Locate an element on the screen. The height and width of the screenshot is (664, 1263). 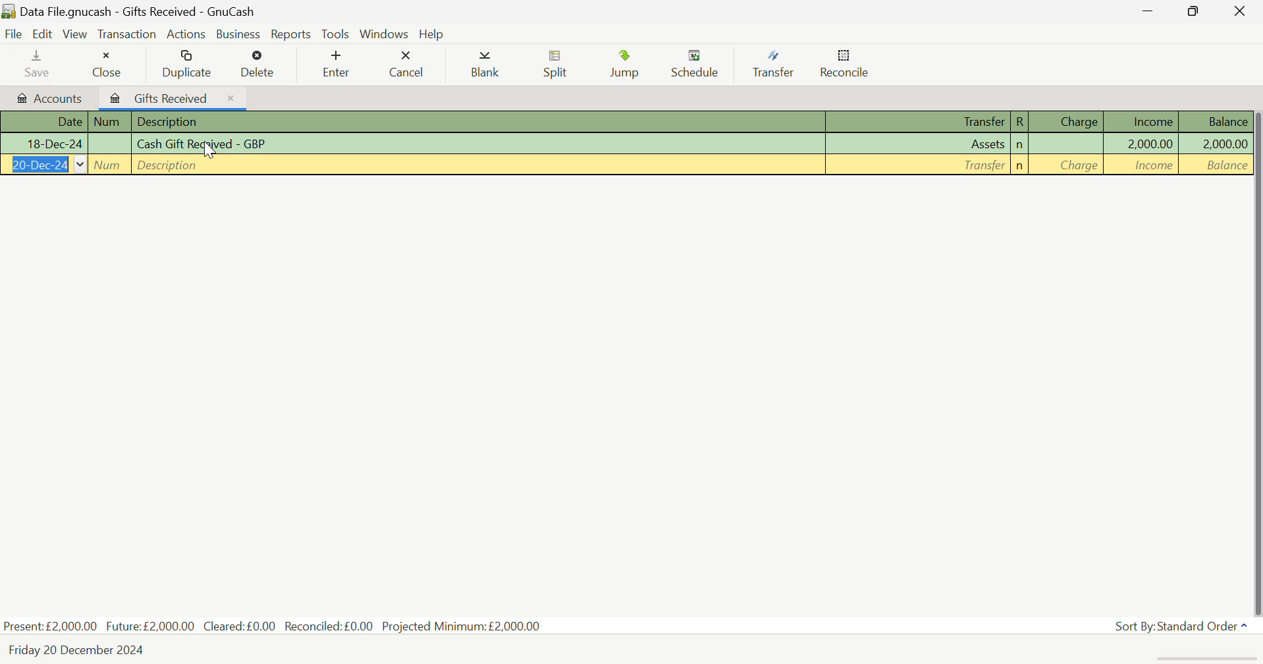
Reconcile is located at coordinates (845, 64).